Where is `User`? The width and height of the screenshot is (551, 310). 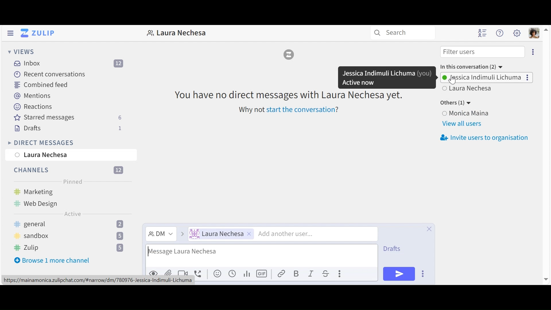 User is located at coordinates (488, 113).